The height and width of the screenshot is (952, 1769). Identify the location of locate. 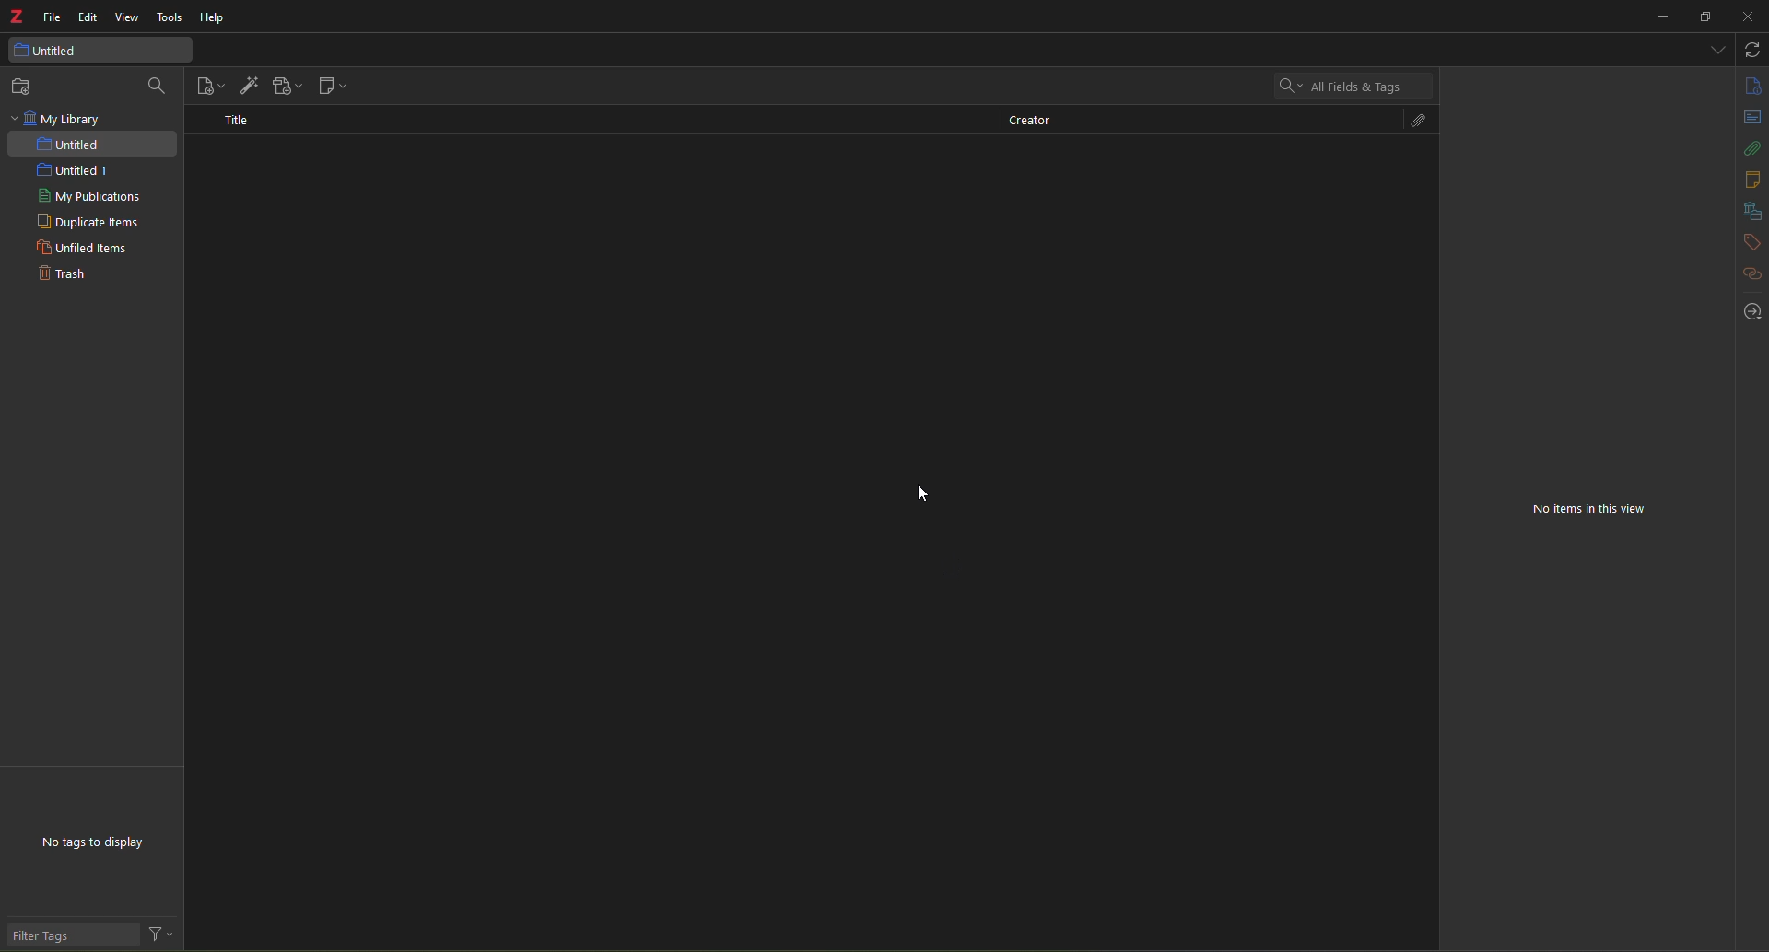
(1752, 312).